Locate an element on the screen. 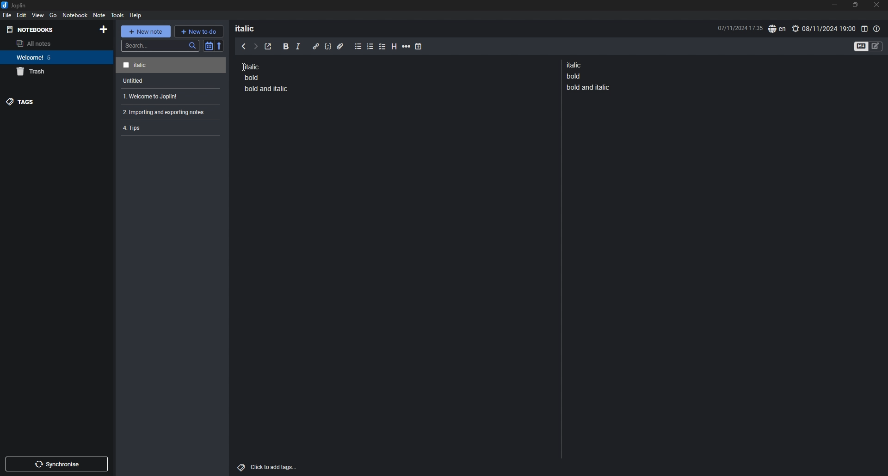 The width and height of the screenshot is (888, 476). file is located at coordinates (7, 15).